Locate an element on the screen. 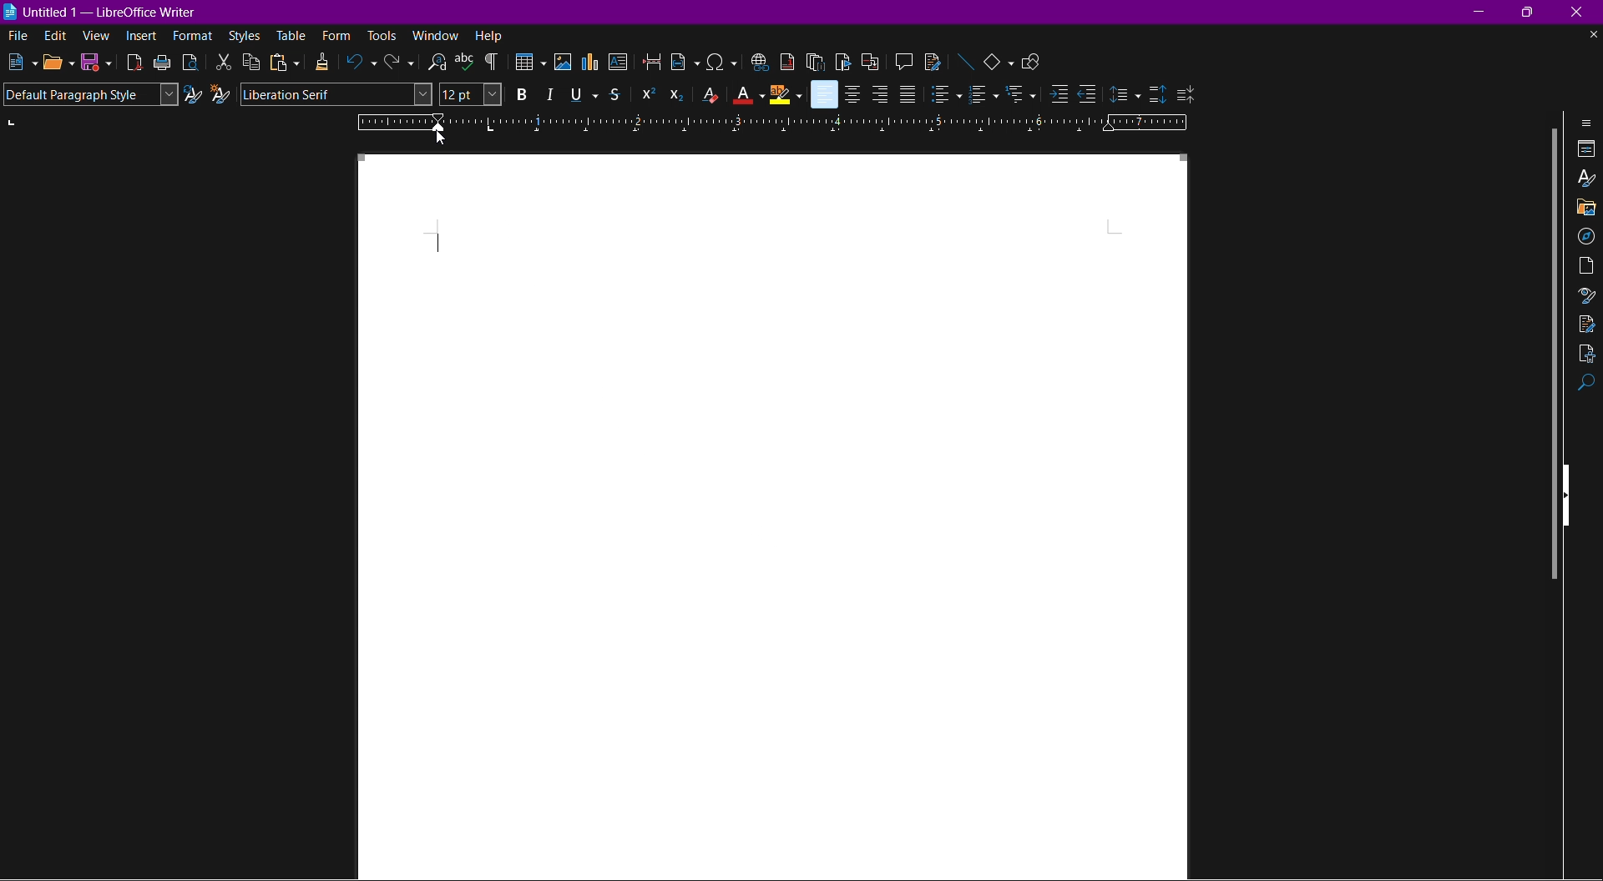 The height and width of the screenshot is (881, 1603). Insert Graph is located at coordinates (592, 64).